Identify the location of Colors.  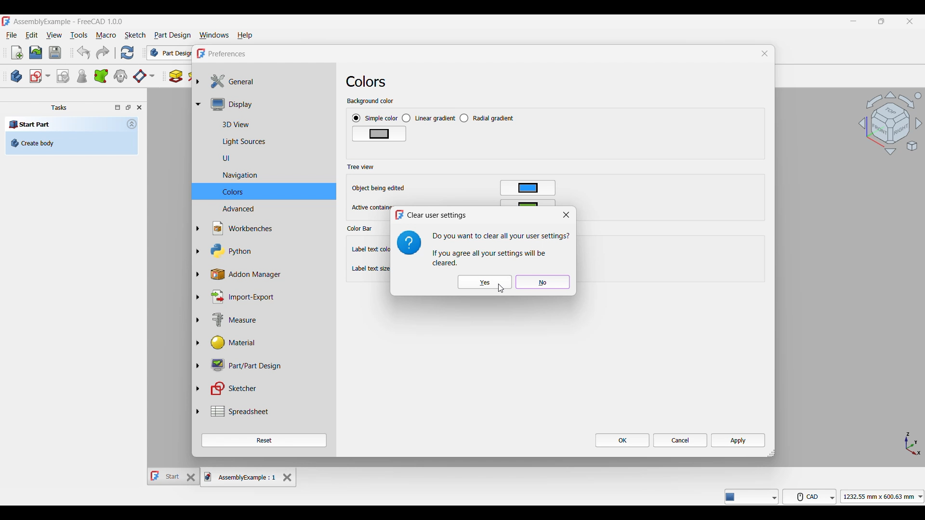
(370, 81).